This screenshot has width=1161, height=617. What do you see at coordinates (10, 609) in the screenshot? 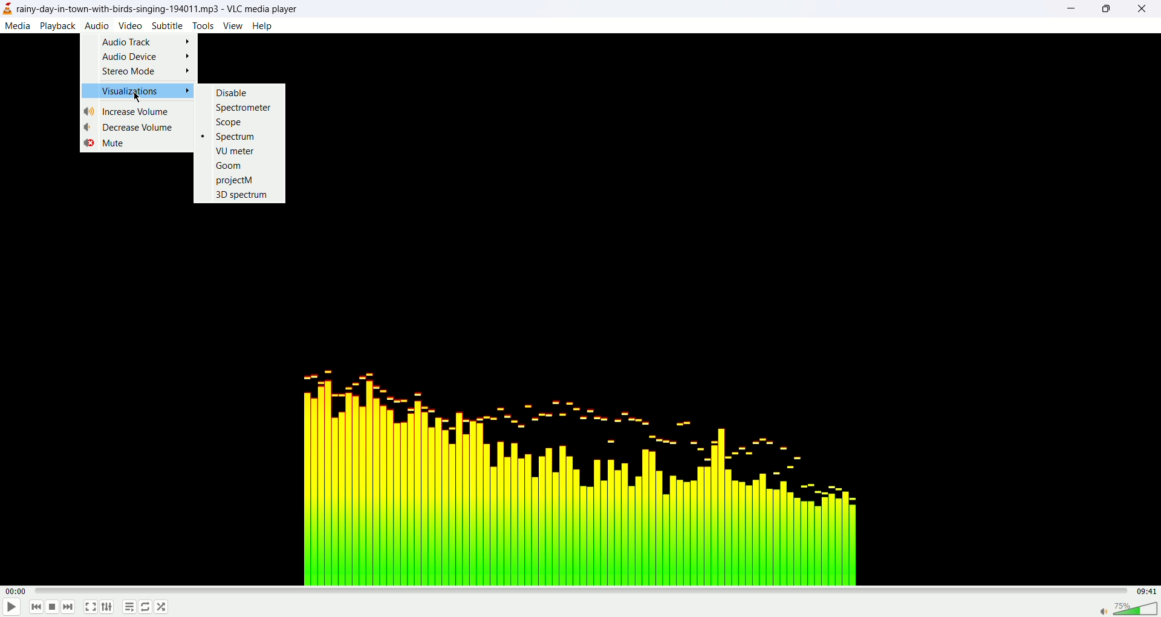
I see `play/pause` at bounding box center [10, 609].